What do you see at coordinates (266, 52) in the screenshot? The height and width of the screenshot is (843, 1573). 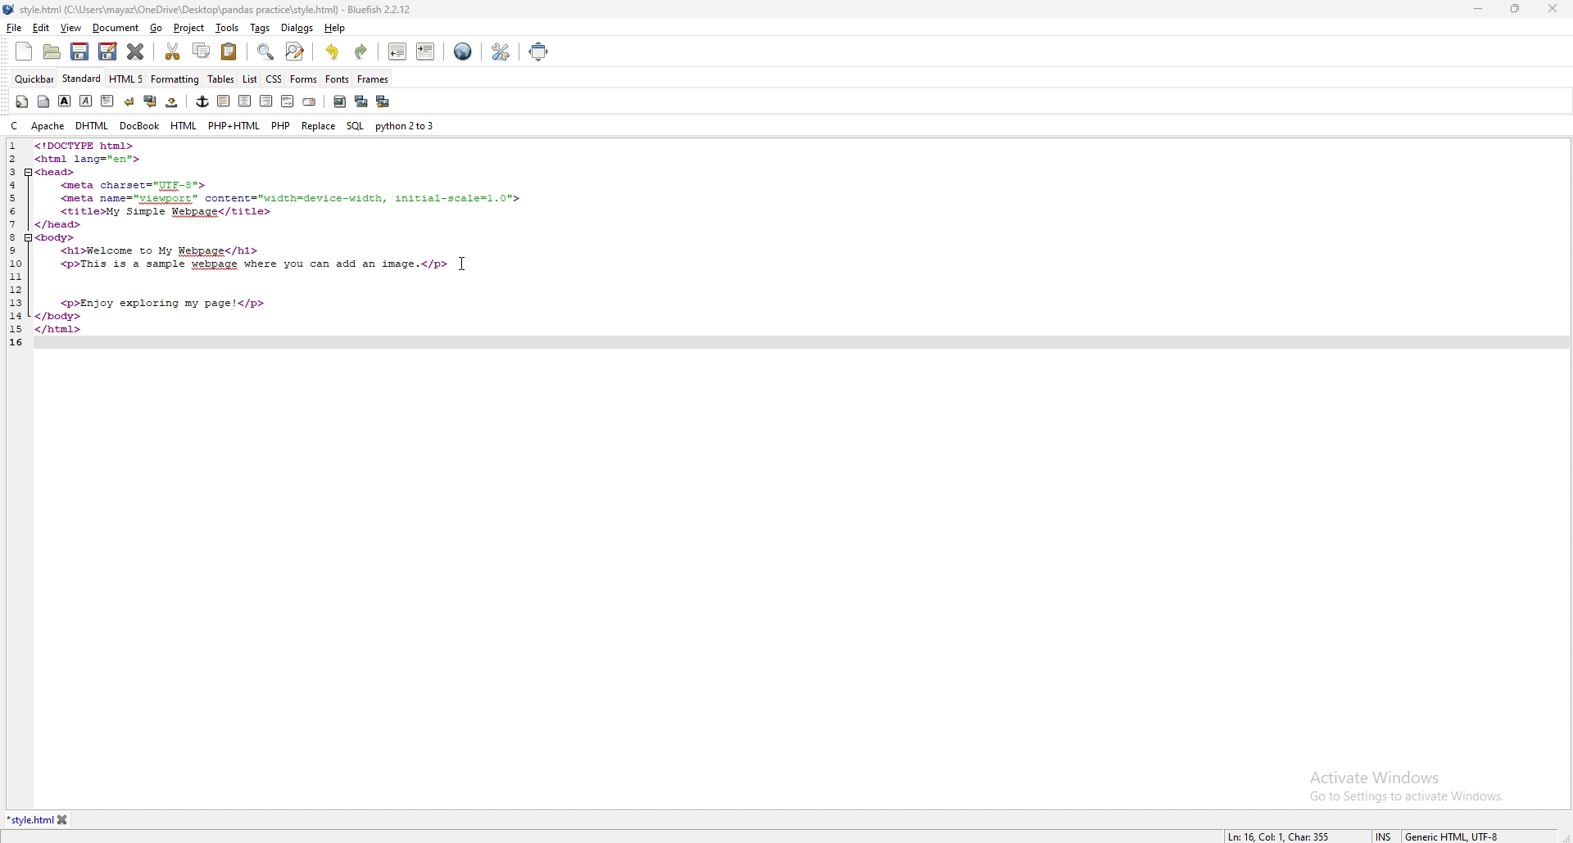 I see `find bar` at bounding box center [266, 52].